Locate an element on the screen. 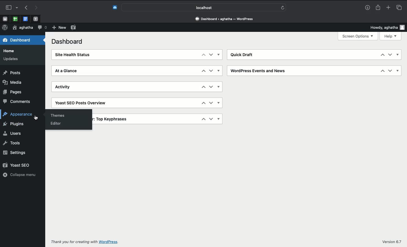  Yoast SEO is located at coordinates (18, 166).